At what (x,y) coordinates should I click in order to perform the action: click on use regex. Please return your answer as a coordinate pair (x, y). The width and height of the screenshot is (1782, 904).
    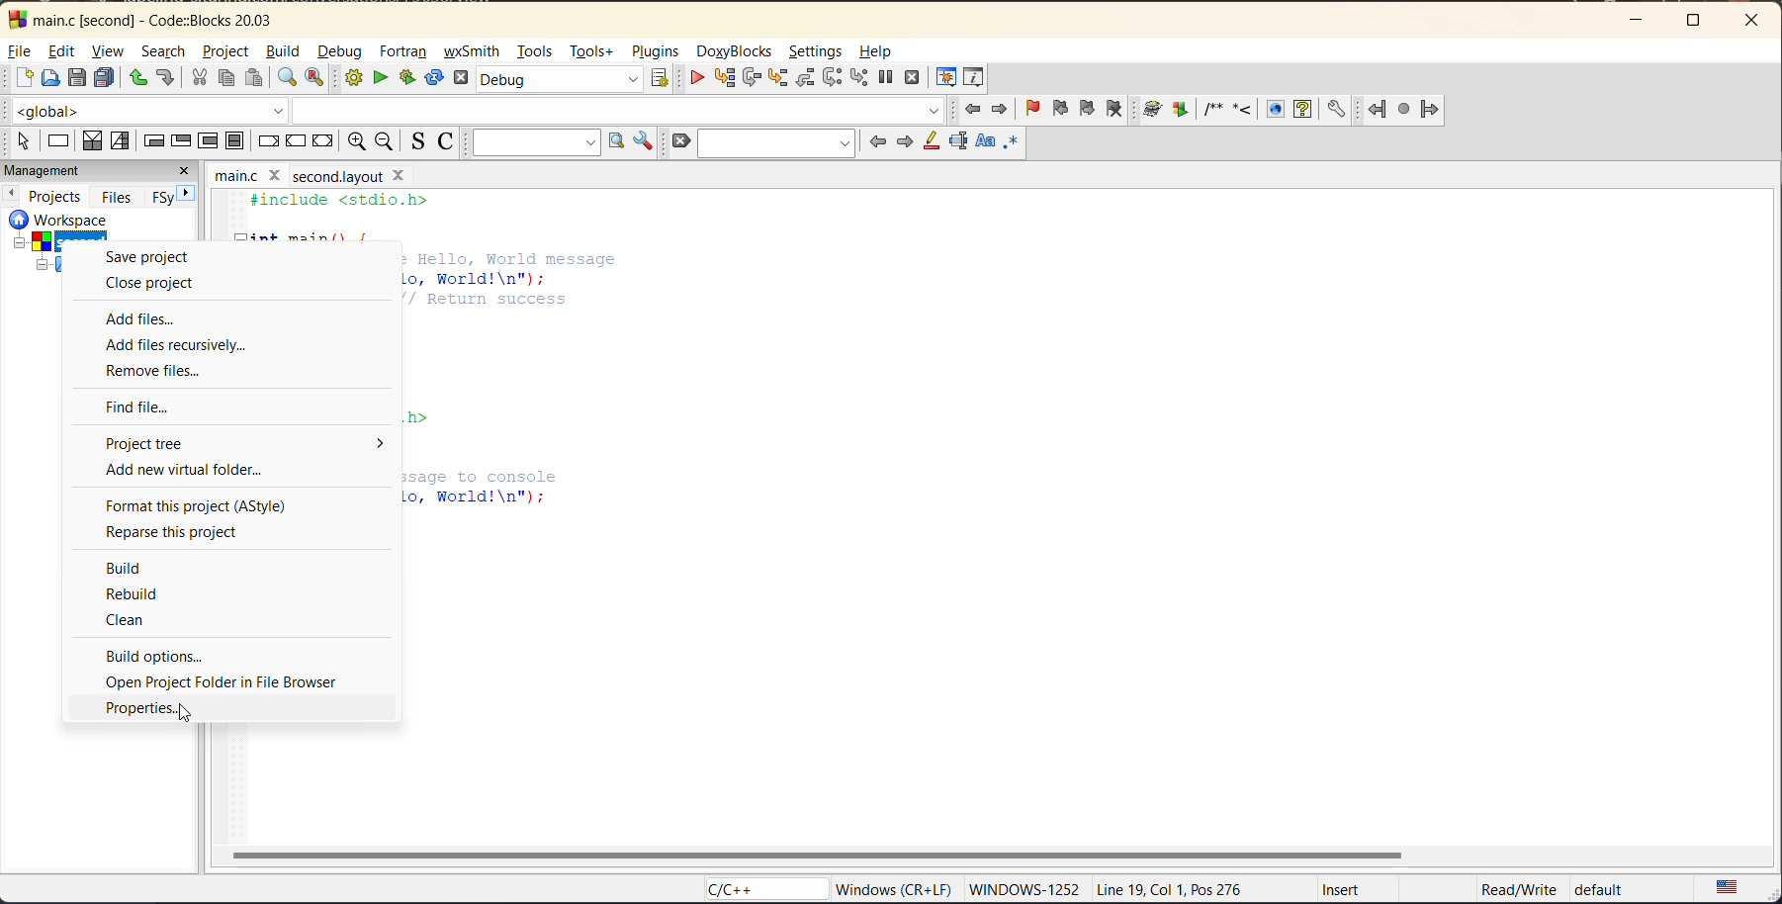
    Looking at the image, I should click on (1015, 144).